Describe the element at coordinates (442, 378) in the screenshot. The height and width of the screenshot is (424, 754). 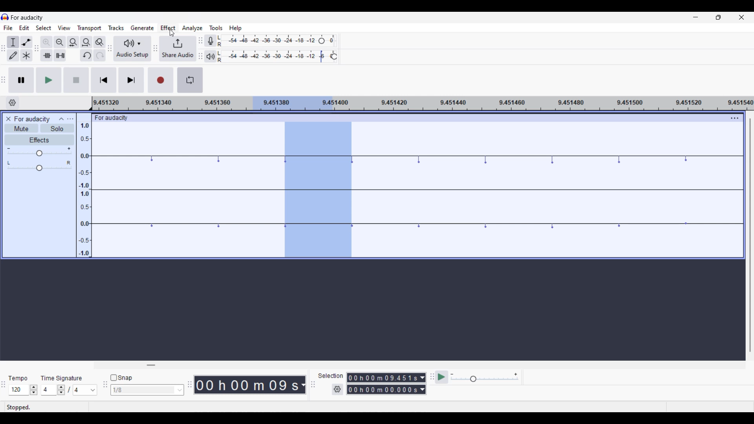
I see `Play at speed/Play at speed once` at that location.